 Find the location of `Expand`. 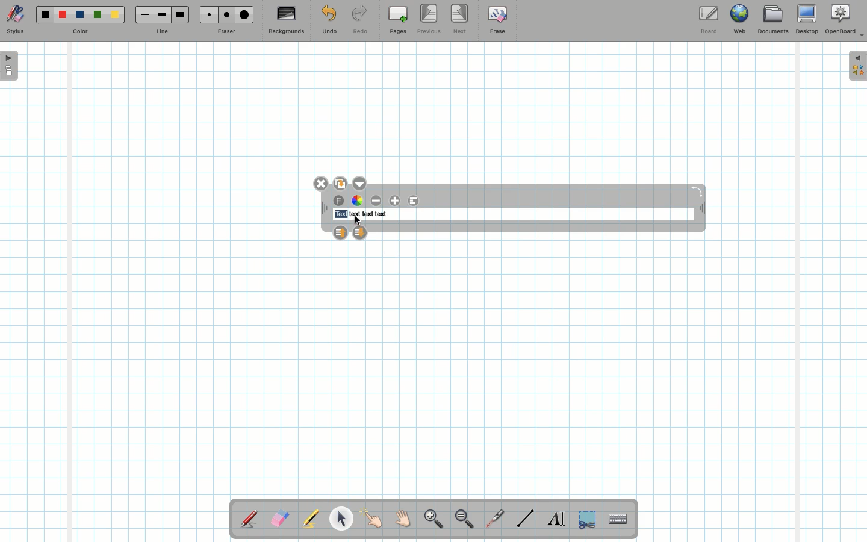

Expand is located at coordinates (857, 66).